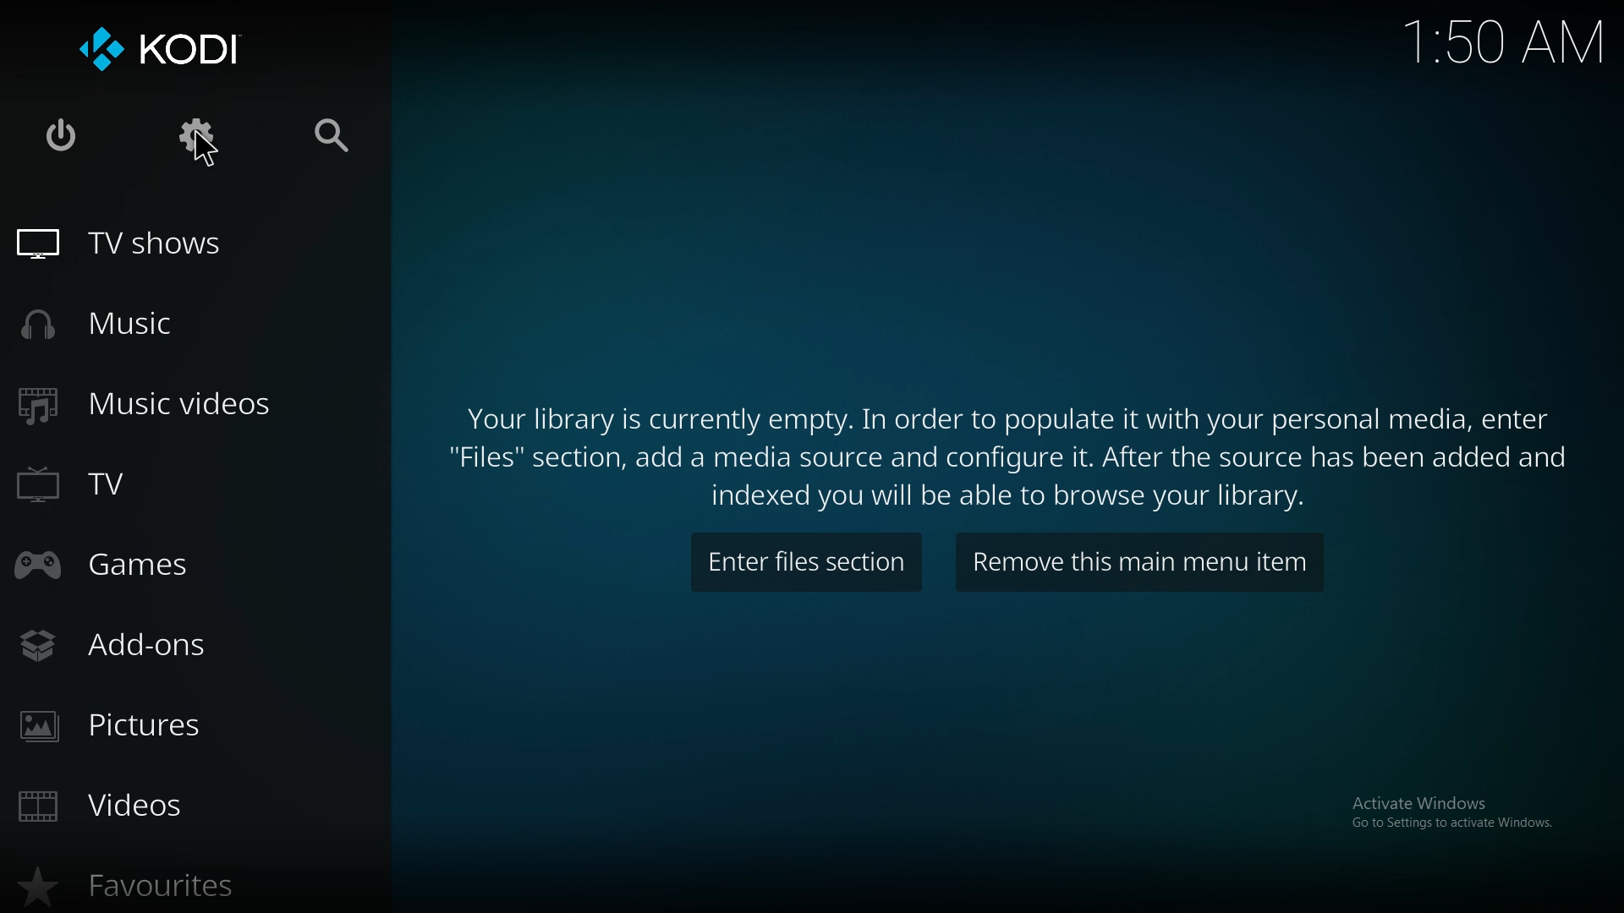 This screenshot has width=1624, height=913. What do you see at coordinates (206, 150) in the screenshot?
I see `Cursor` at bounding box center [206, 150].